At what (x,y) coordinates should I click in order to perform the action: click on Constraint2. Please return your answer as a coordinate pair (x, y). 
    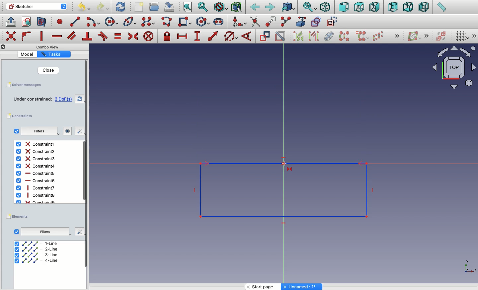
    Looking at the image, I should click on (35, 151).